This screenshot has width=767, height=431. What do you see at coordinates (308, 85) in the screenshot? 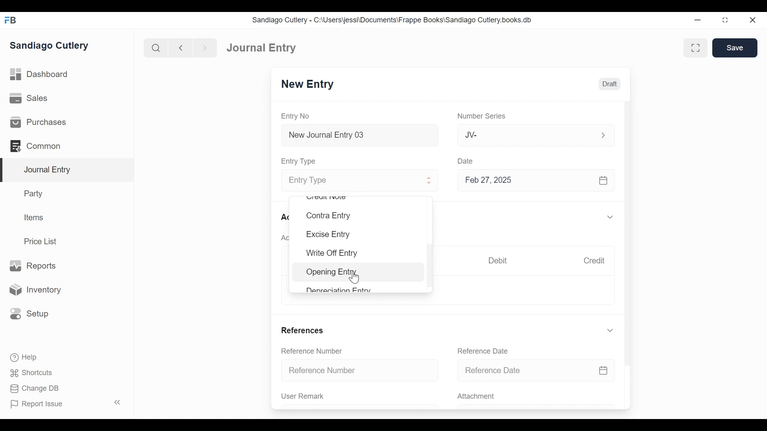
I see `New Entry` at bounding box center [308, 85].